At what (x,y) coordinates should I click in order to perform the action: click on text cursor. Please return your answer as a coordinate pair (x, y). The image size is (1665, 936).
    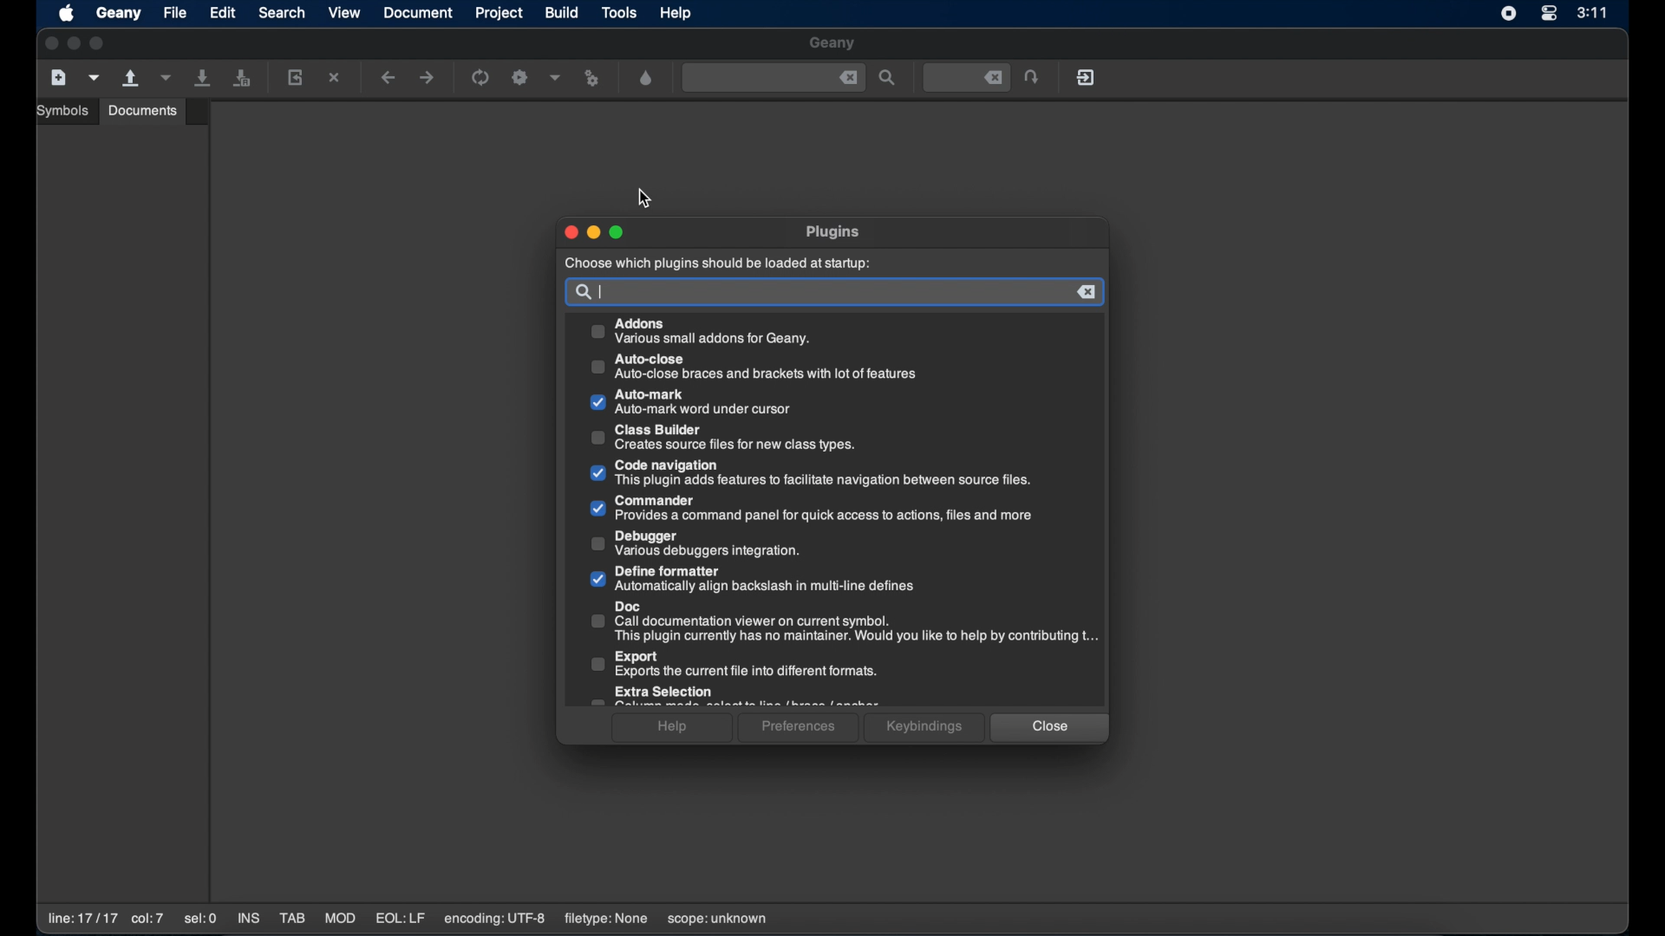
    Looking at the image, I should click on (602, 291).